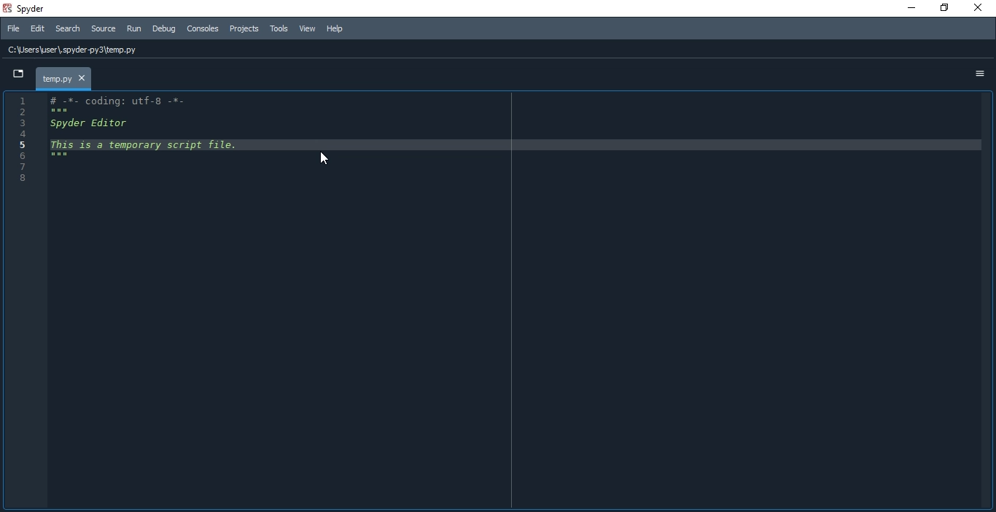 The height and width of the screenshot is (512, 996). Describe the element at coordinates (163, 29) in the screenshot. I see `Debug` at that location.